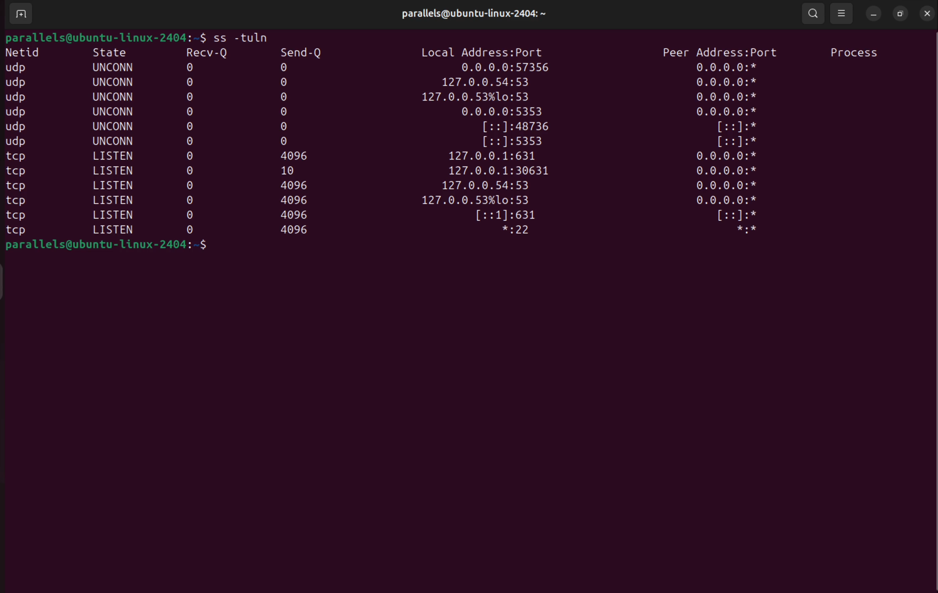 The height and width of the screenshot is (593, 938). What do you see at coordinates (488, 187) in the screenshot?
I see `127,.0.0.0` at bounding box center [488, 187].